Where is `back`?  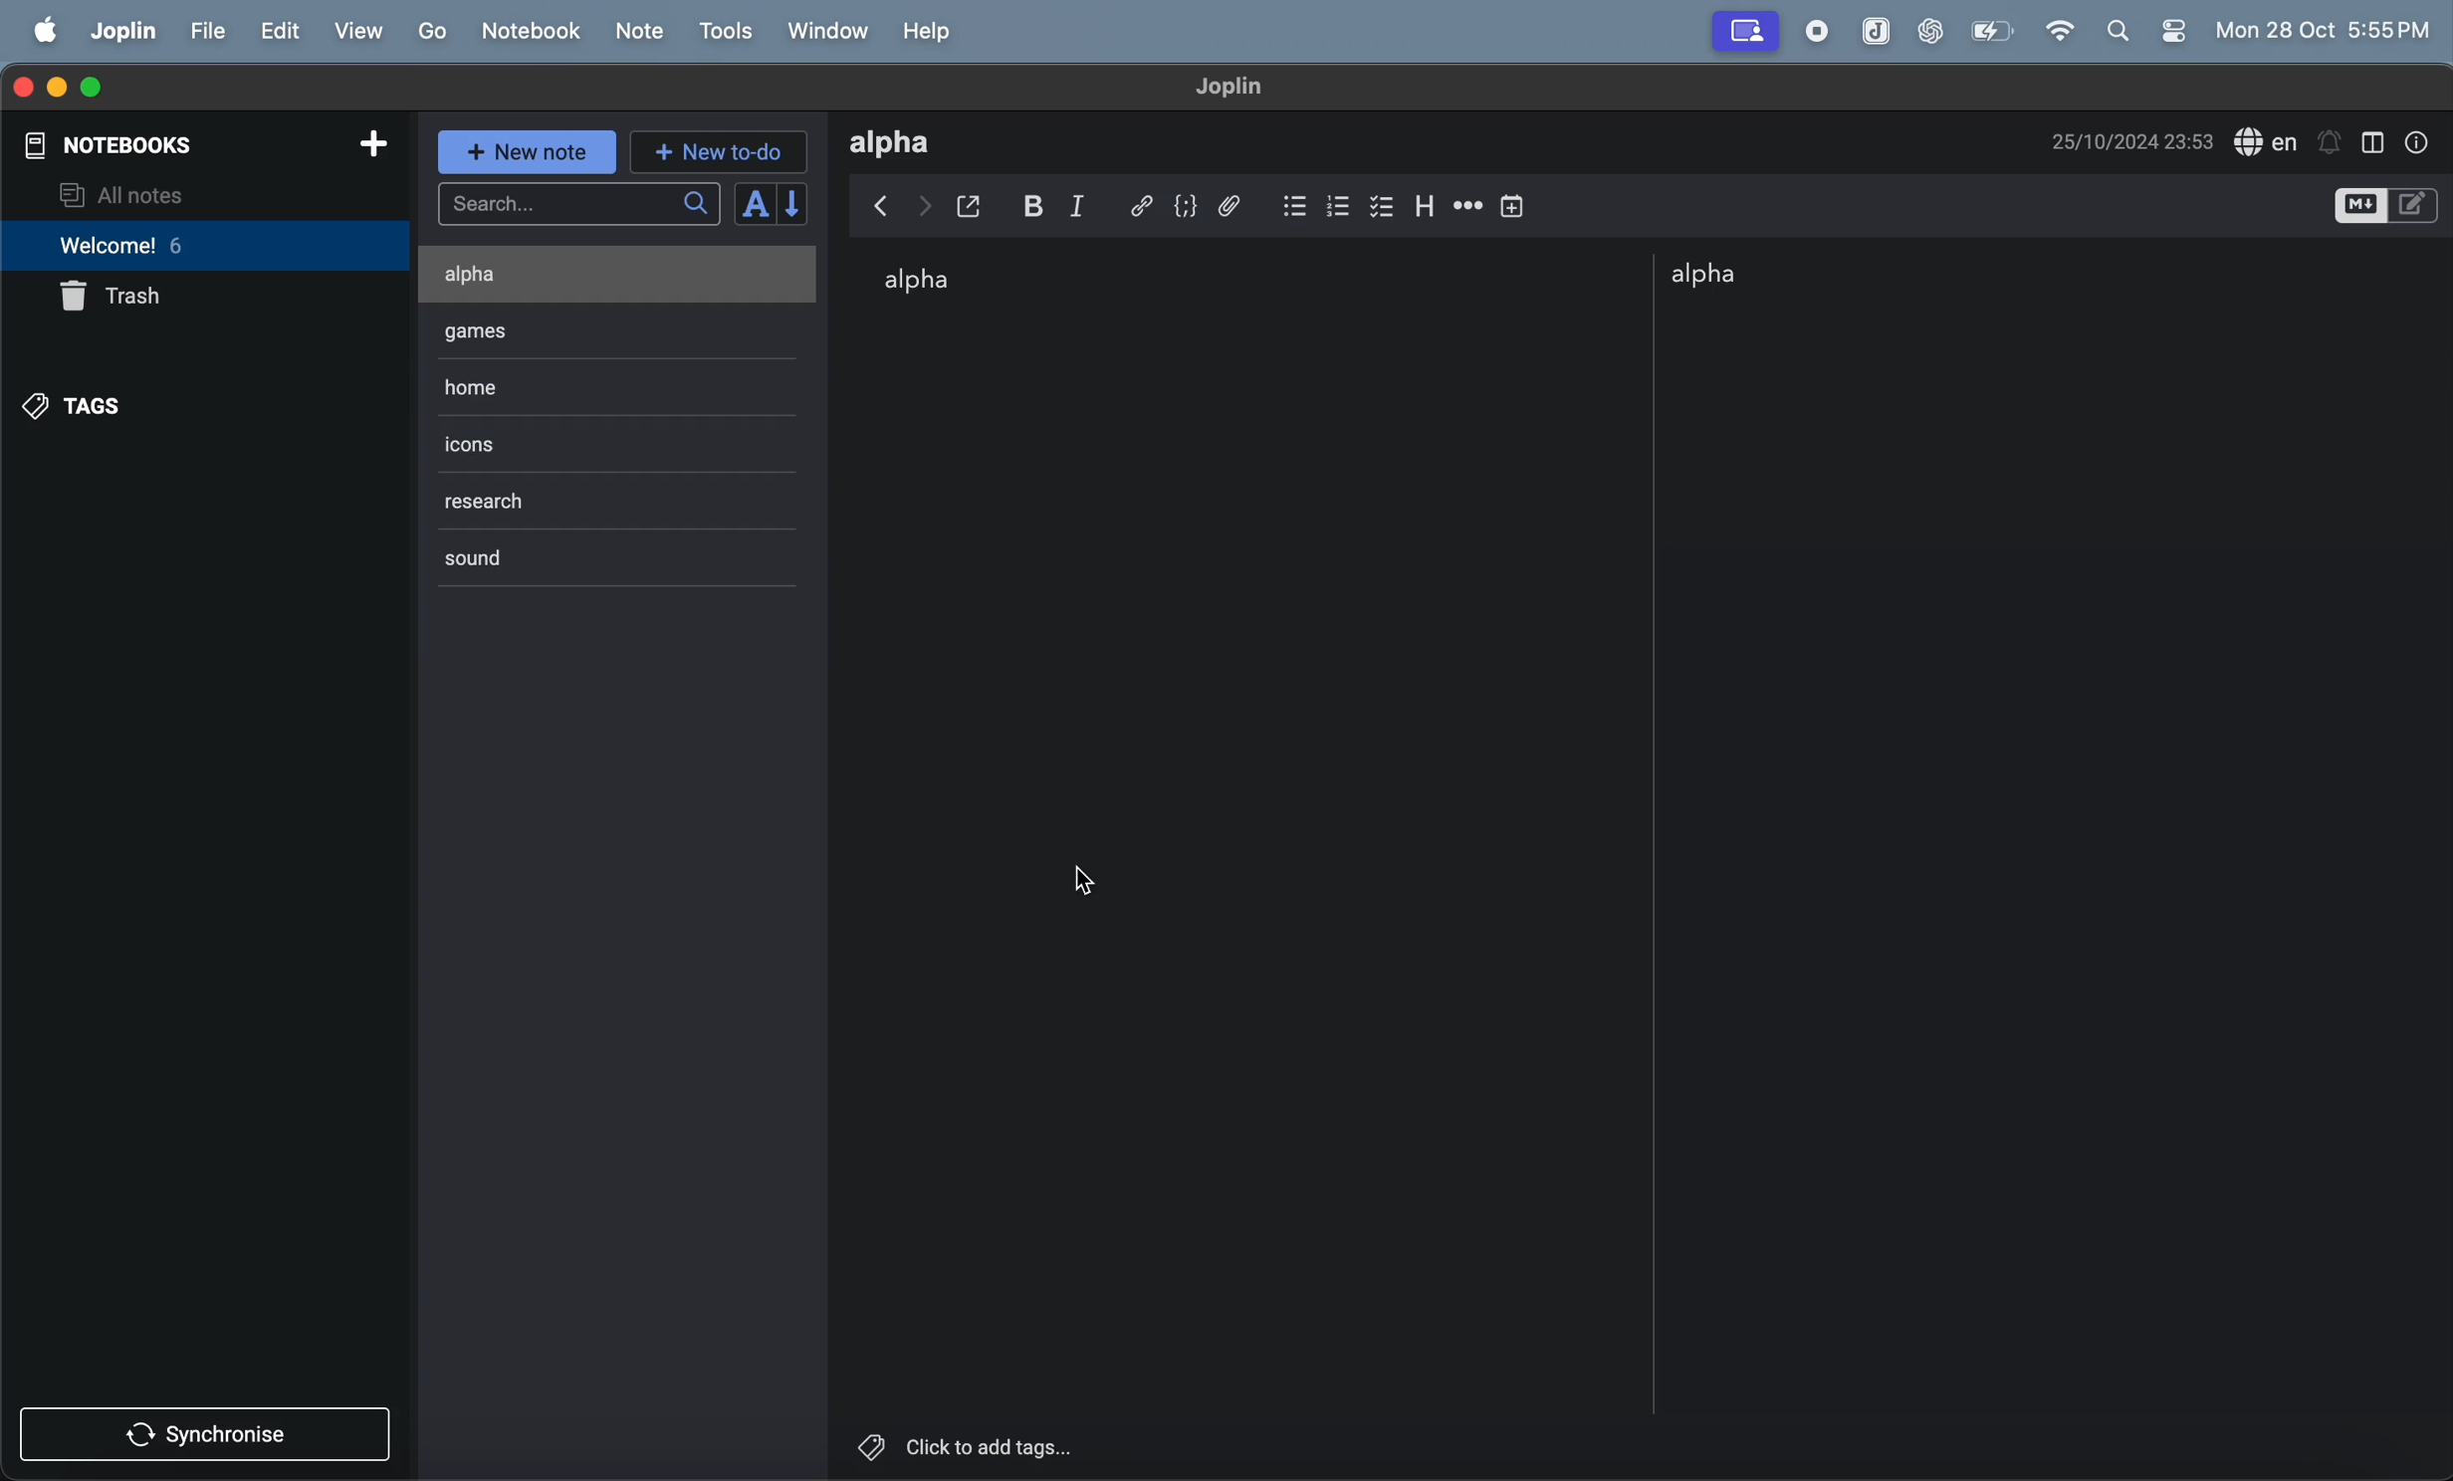 back is located at coordinates (877, 206).